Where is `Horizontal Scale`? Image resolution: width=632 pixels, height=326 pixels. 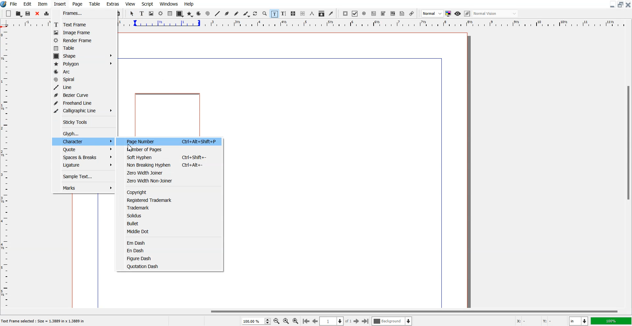
Horizontal Scale is located at coordinates (374, 24).